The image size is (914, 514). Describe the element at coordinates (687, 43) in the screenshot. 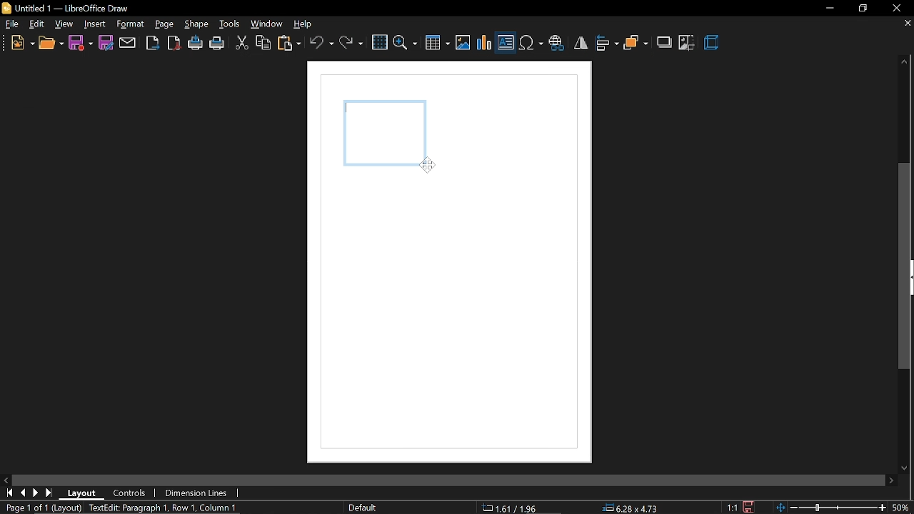

I see `crop` at that location.